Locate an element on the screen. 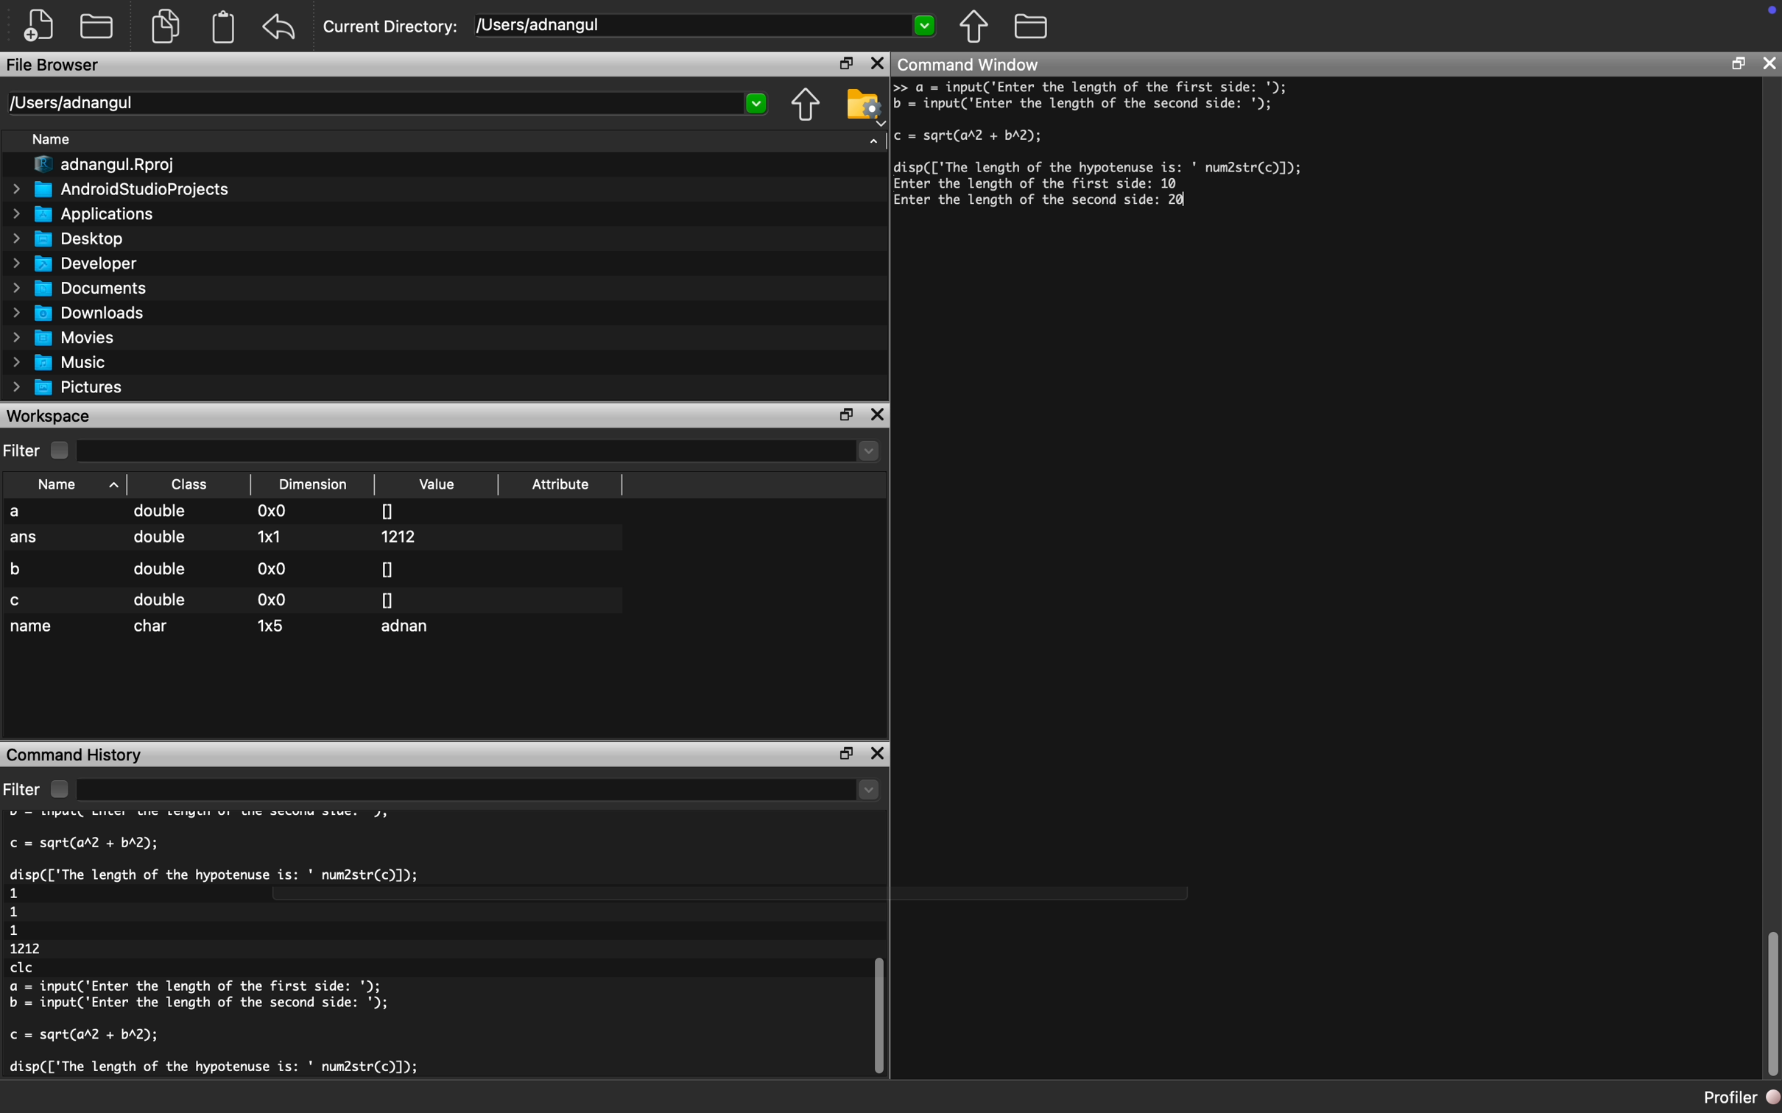 Image resolution: width=1782 pixels, height=1113 pixels. c is located at coordinates (18, 601).